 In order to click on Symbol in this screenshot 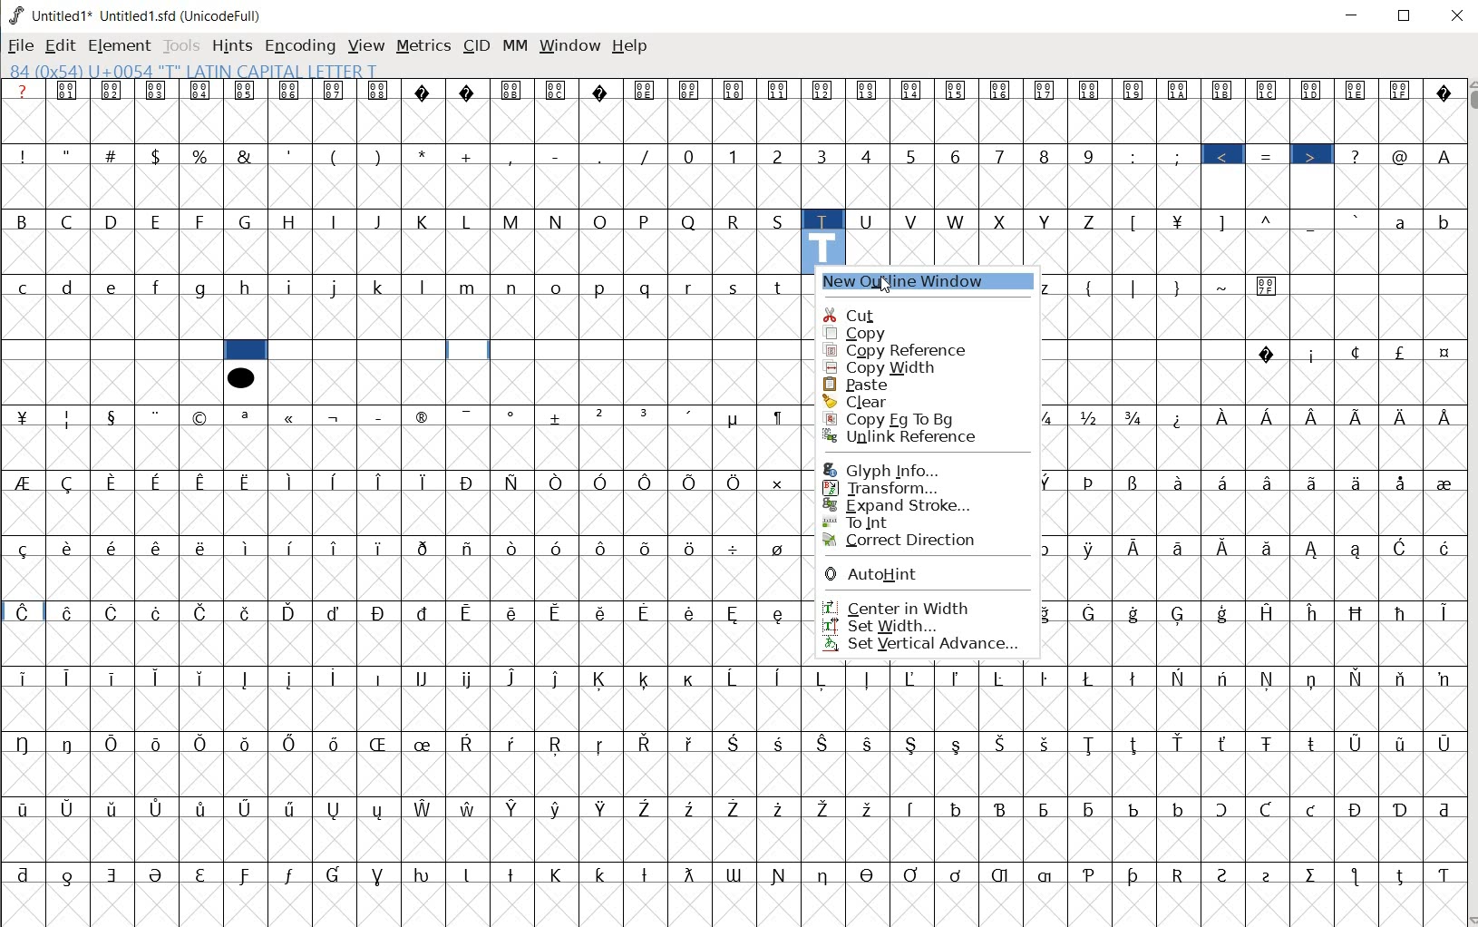, I will do `click(603, 610)`.